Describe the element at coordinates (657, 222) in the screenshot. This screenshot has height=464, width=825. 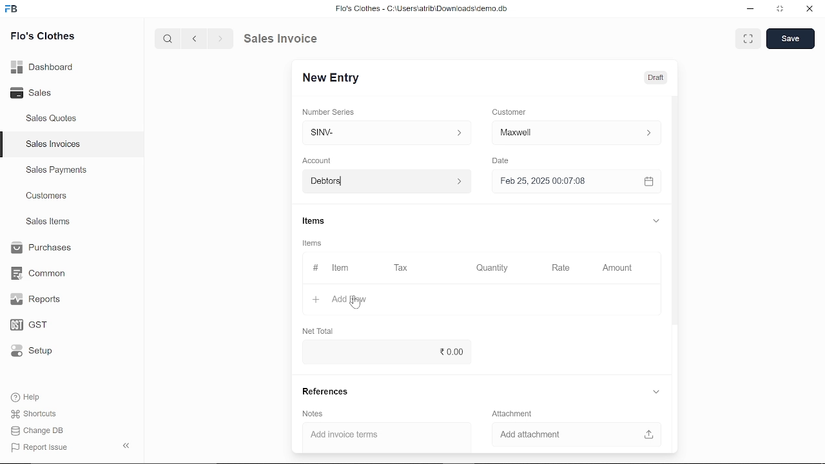
I see `expand` at that location.